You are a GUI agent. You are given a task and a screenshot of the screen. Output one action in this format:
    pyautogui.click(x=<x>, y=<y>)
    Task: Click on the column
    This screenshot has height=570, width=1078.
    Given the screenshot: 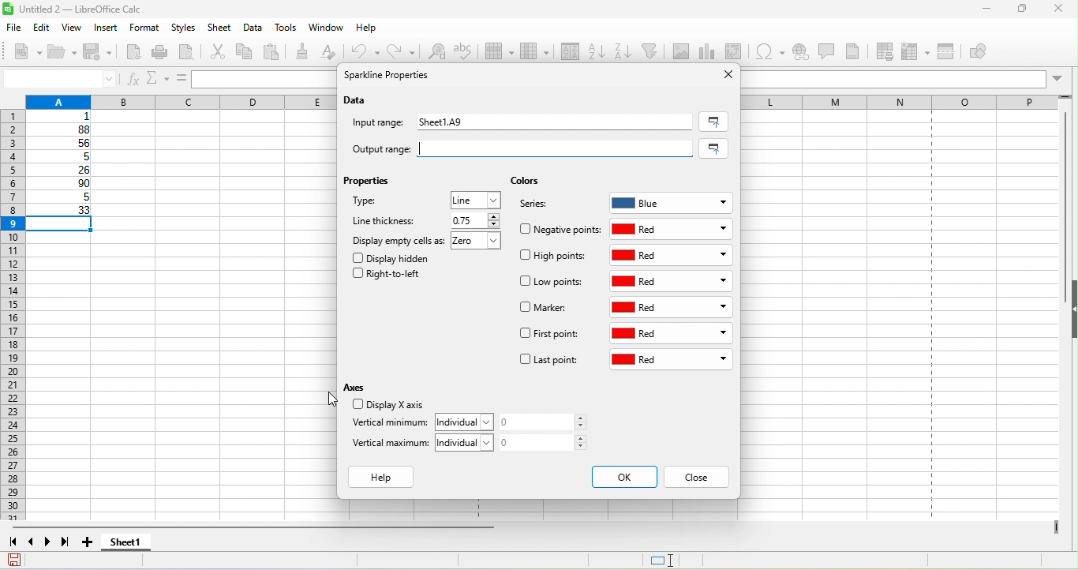 What is the action you would take?
    pyautogui.click(x=533, y=53)
    